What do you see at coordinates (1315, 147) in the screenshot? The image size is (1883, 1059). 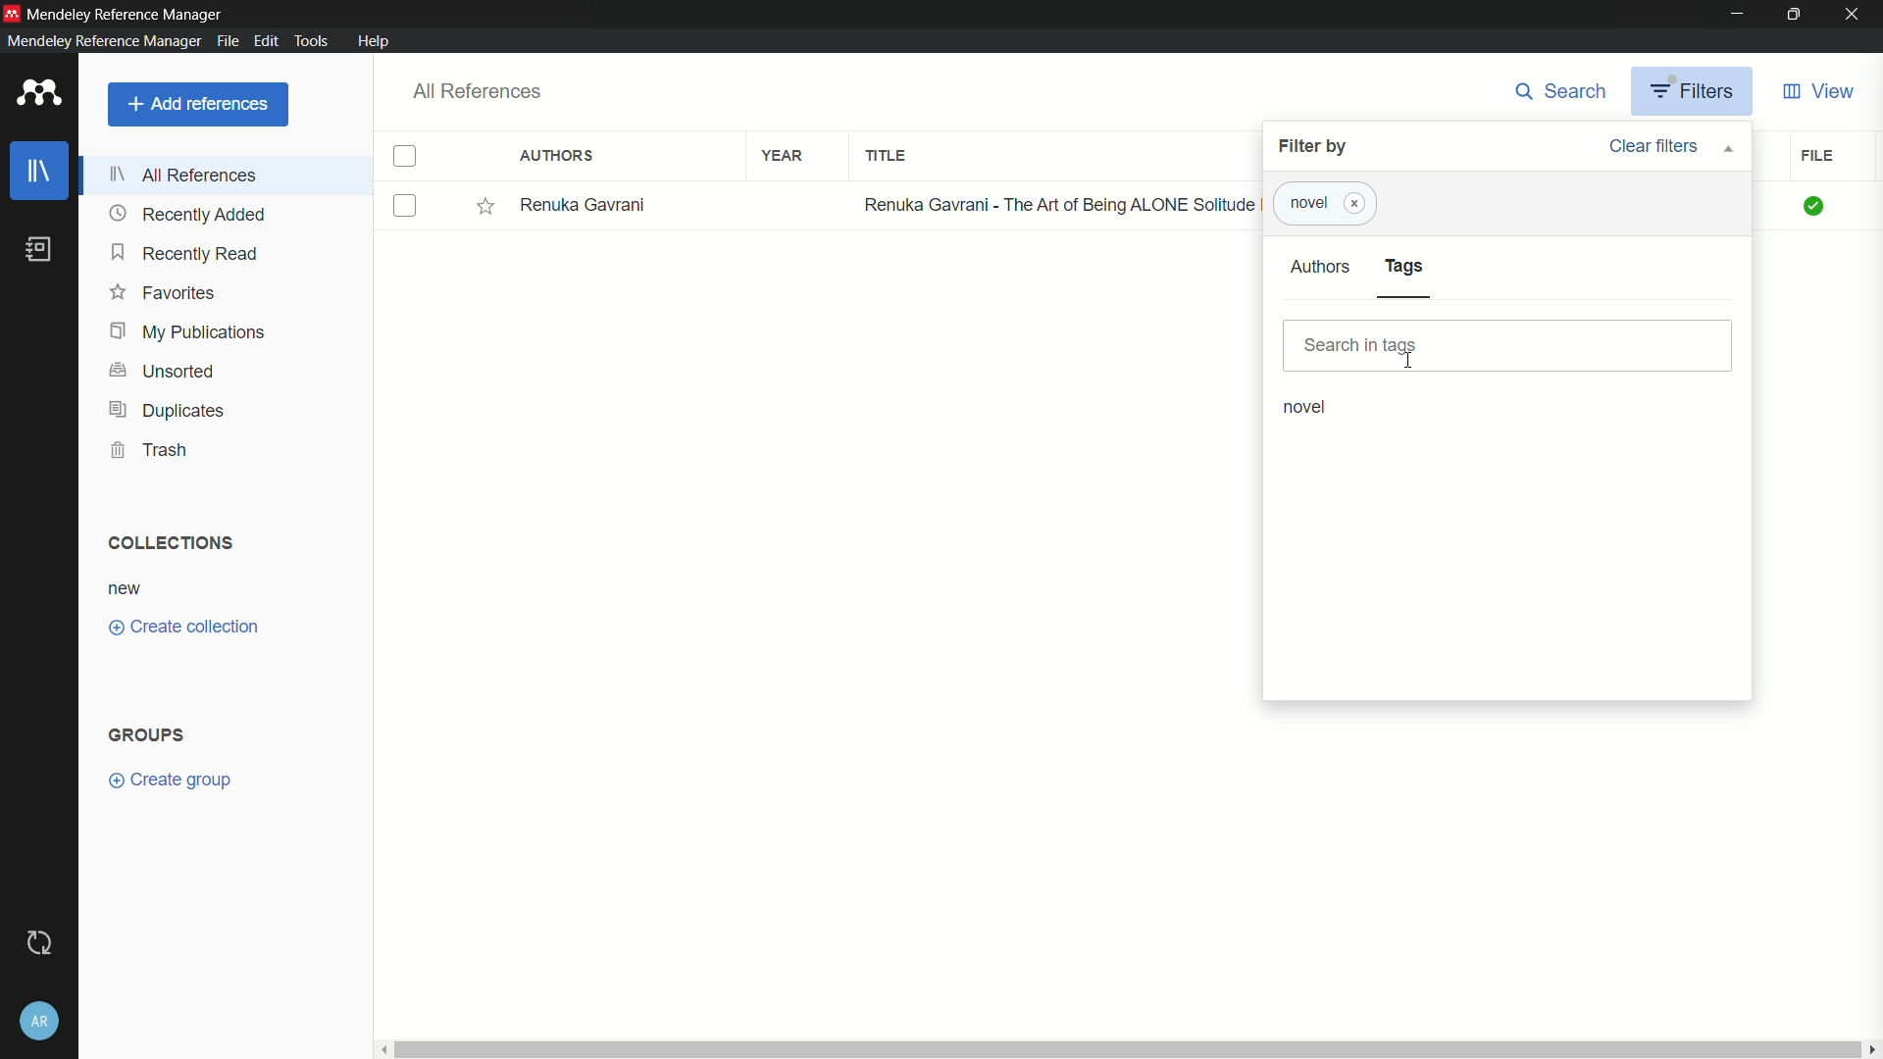 I see `filter by` at bounding box center [1315, 147].